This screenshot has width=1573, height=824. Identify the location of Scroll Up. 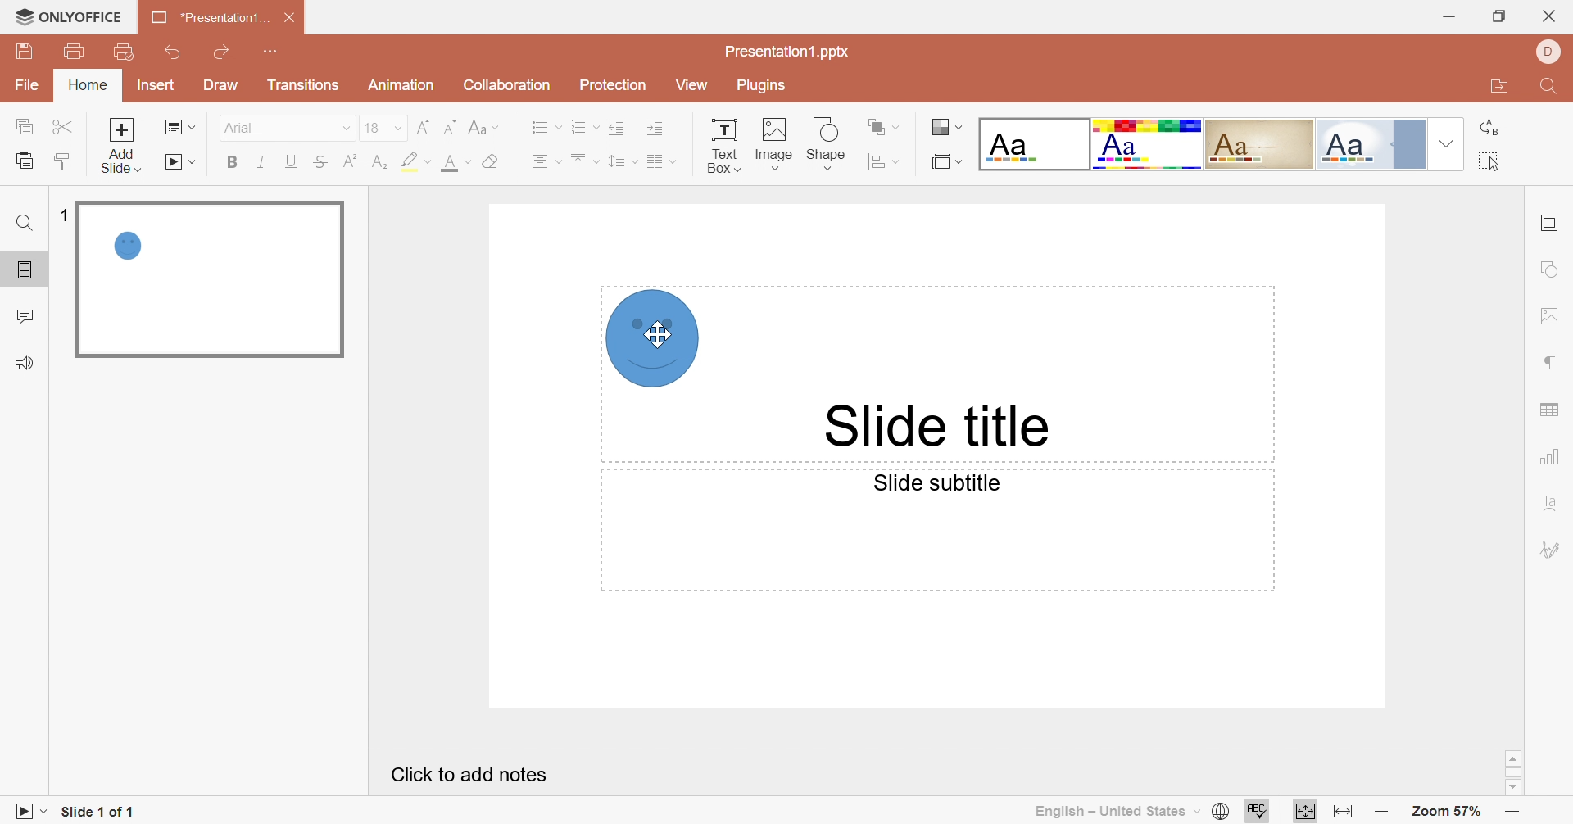
(1513, 758).